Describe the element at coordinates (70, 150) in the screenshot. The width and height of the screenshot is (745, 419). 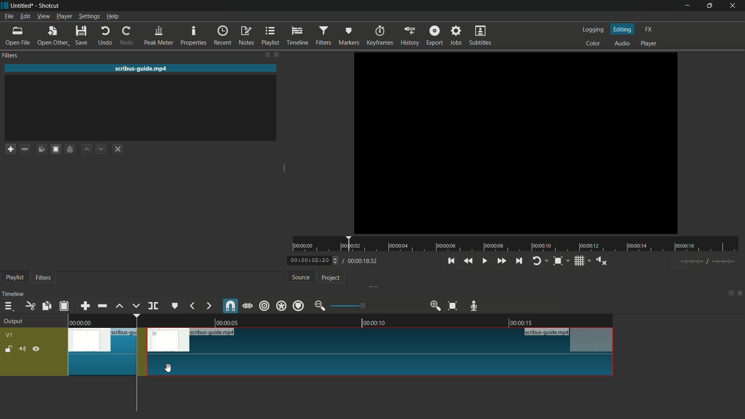
I see `save filter set` at that location.